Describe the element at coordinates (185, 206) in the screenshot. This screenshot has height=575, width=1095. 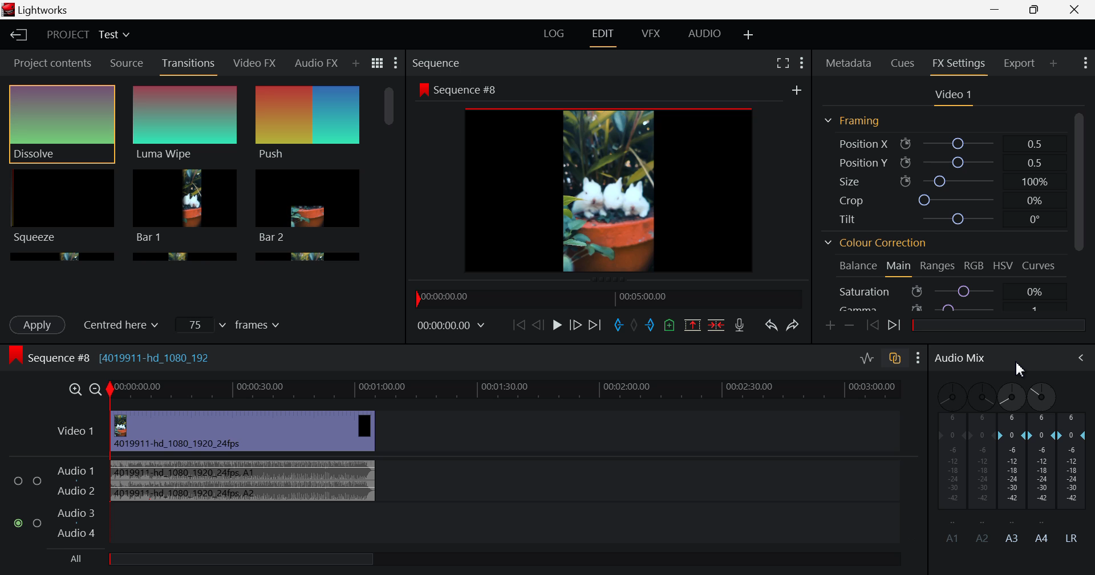
I see `Bar 1` at that location.